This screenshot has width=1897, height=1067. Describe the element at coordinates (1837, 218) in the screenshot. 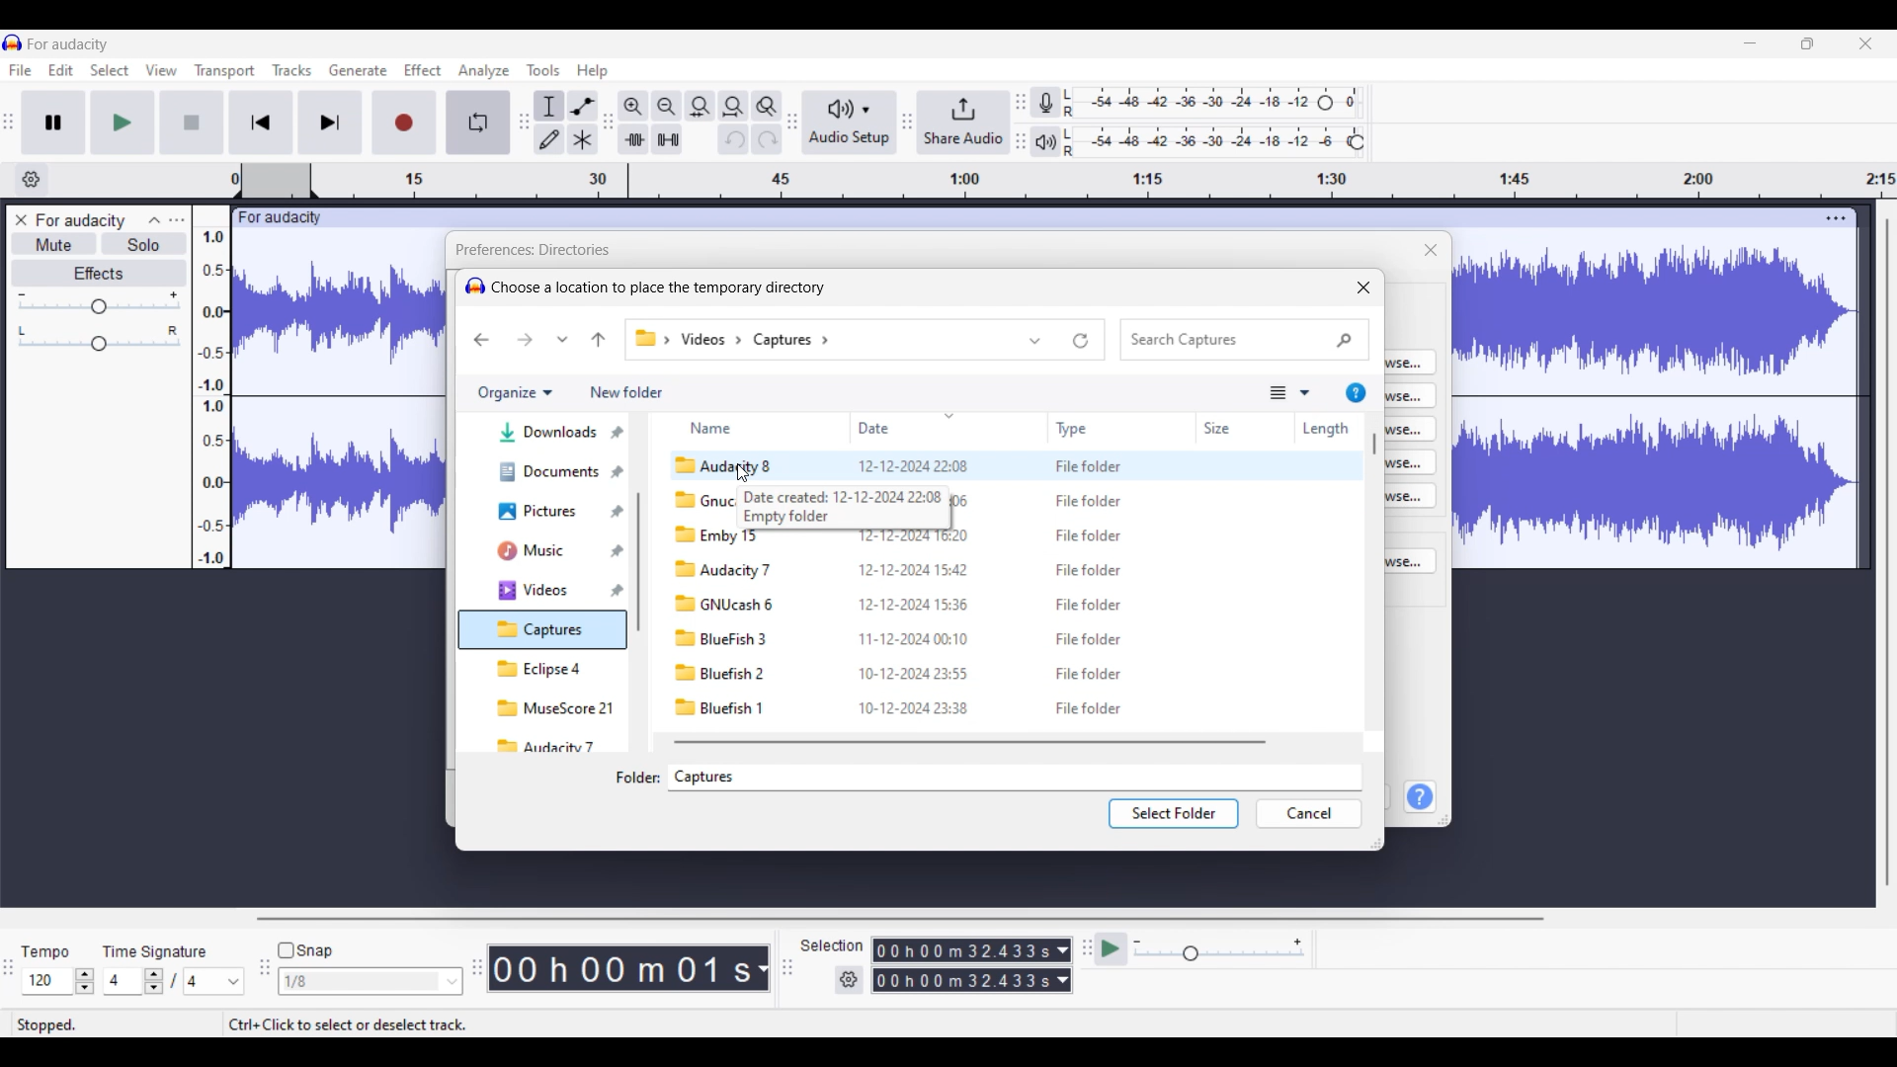

I see `Track settings ` at that location.